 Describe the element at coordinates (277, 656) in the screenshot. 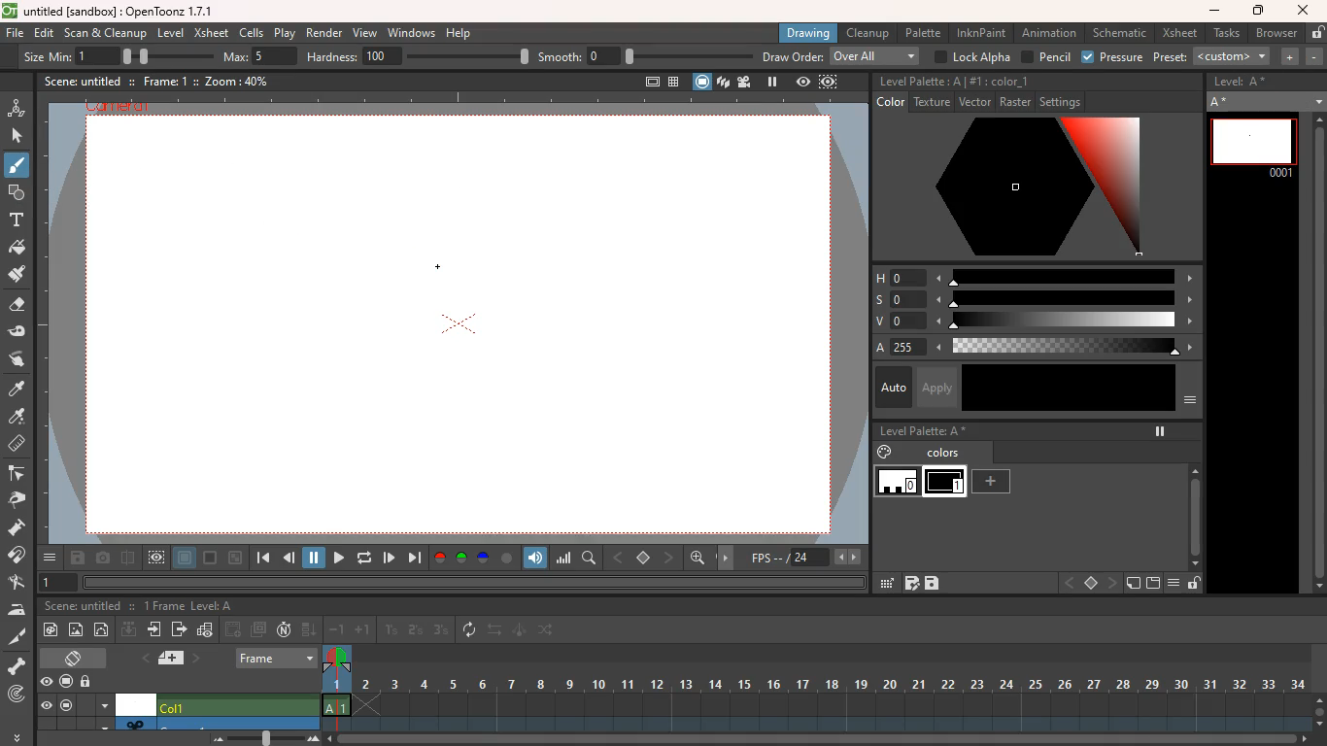

I see `frame` at that location.